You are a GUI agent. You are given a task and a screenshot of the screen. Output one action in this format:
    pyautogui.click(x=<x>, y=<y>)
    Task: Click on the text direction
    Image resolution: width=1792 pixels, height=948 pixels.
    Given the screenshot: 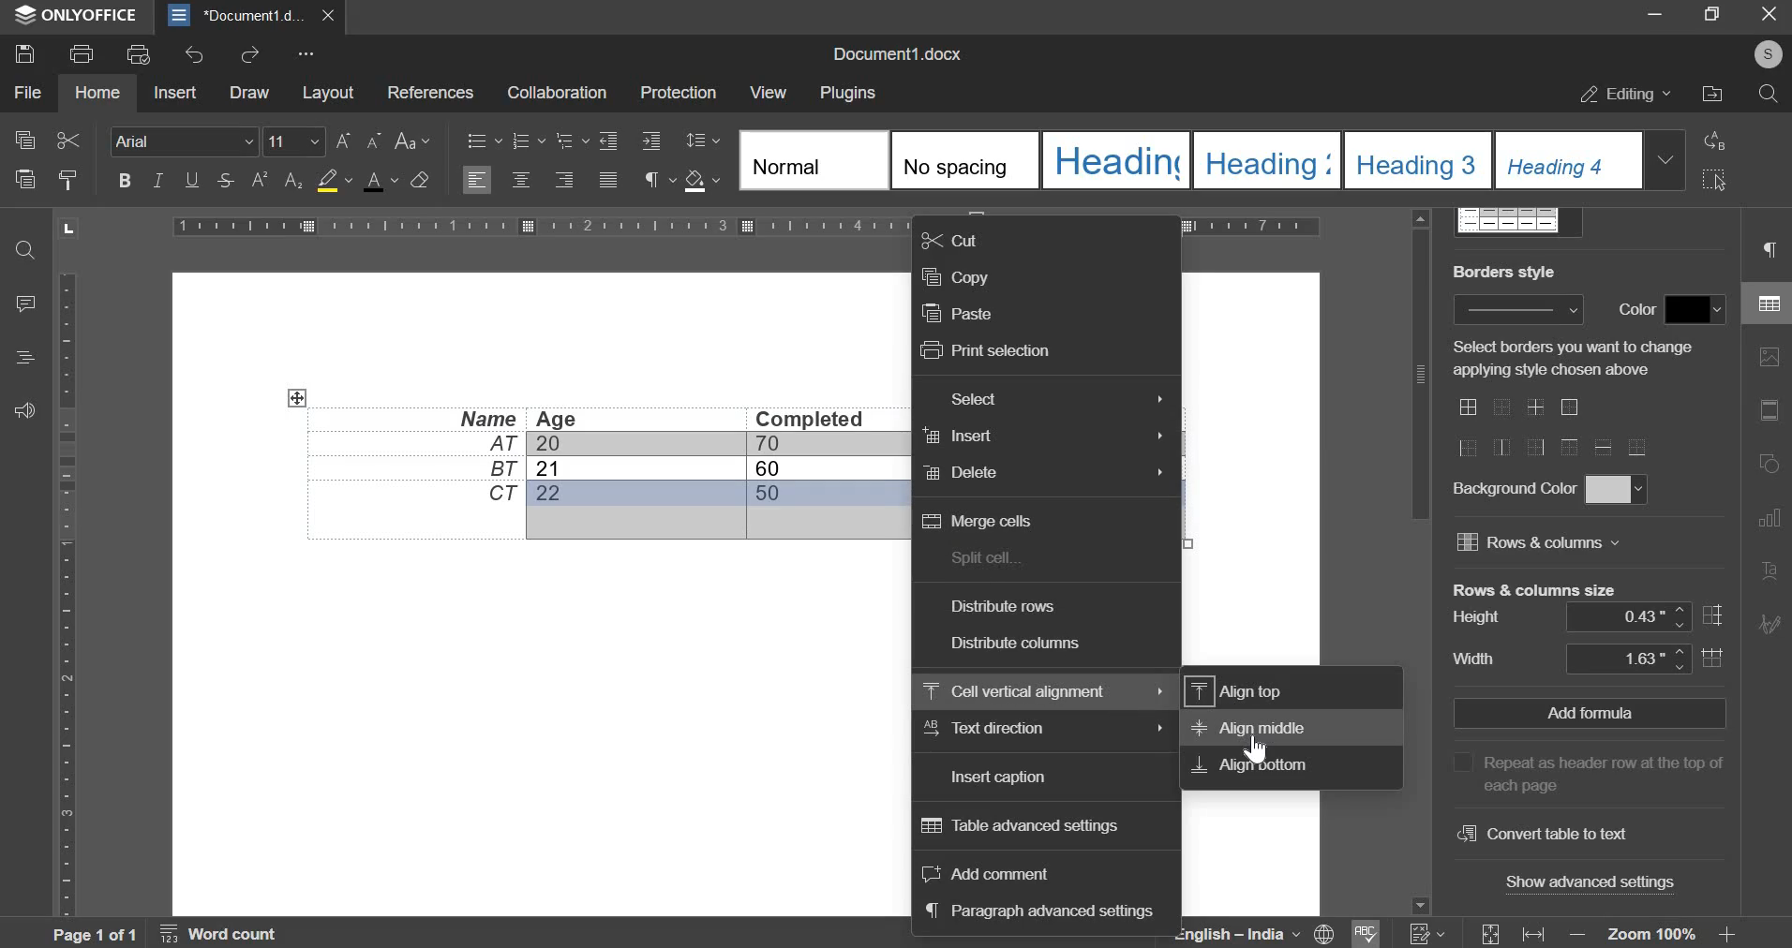 What is the action you would take?
    pyautogui.click(x=991, y=728)
    